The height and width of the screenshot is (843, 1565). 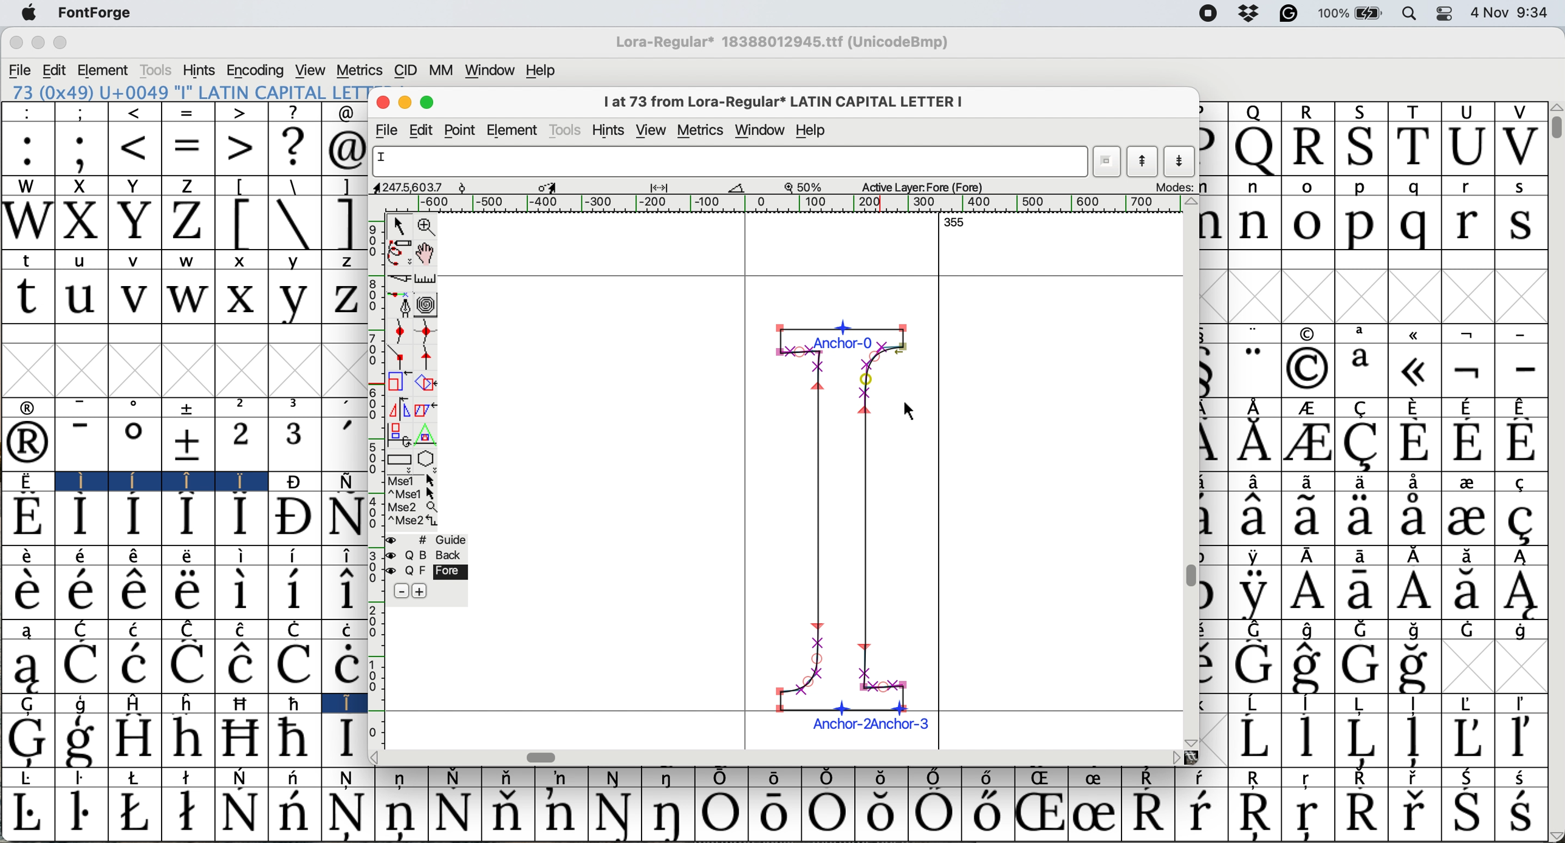 What do you see at coordinates (295, 224) in the screenshot?
I see `\` at bounding box center [295, 224].